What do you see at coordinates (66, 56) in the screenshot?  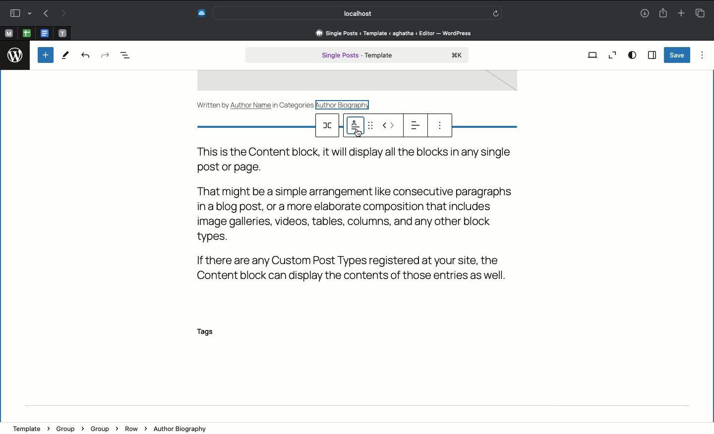 I see `Tools` at bounding box center [66, 56].